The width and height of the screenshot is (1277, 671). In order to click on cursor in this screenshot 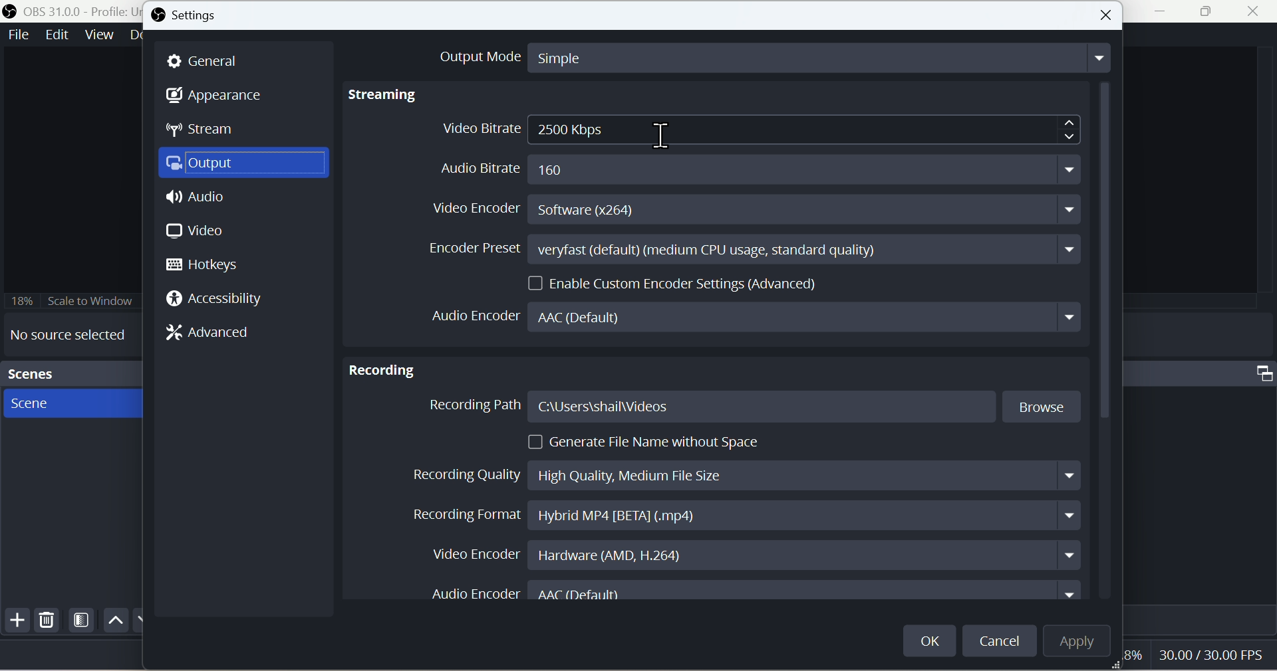, I will do `click(667, 136)`.